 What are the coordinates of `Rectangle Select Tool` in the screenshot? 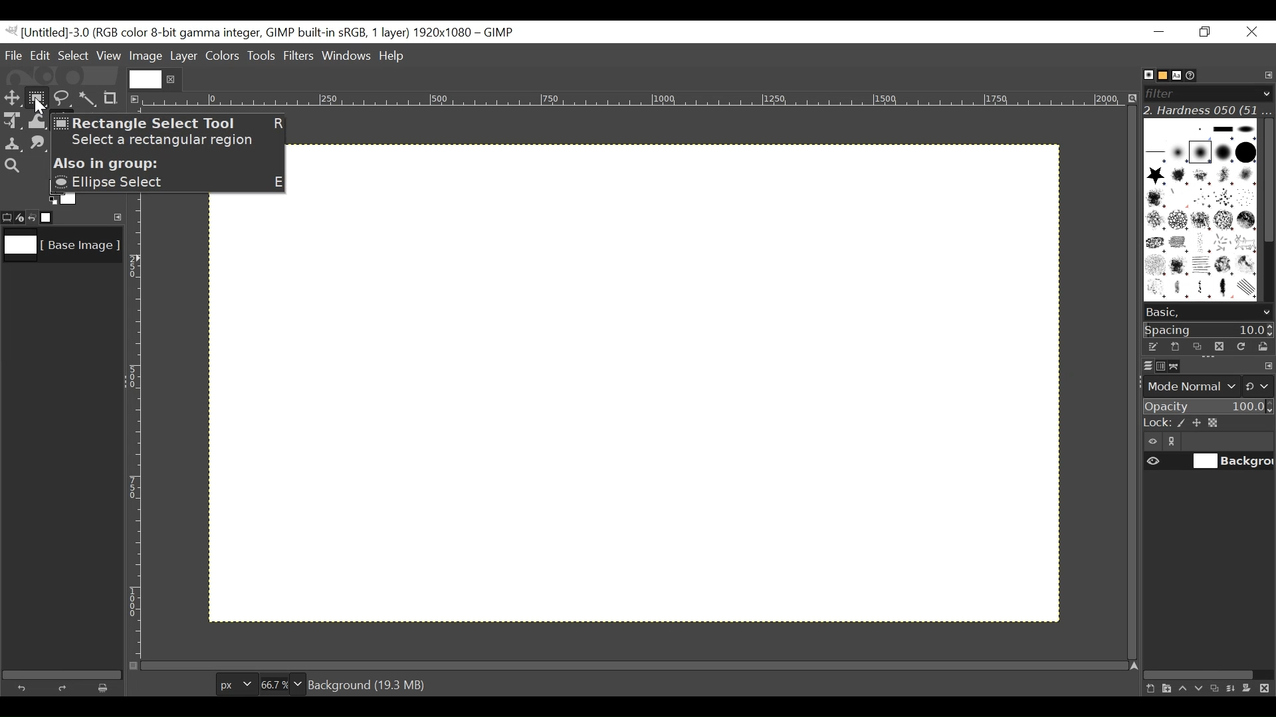 It's located at (37, 97).